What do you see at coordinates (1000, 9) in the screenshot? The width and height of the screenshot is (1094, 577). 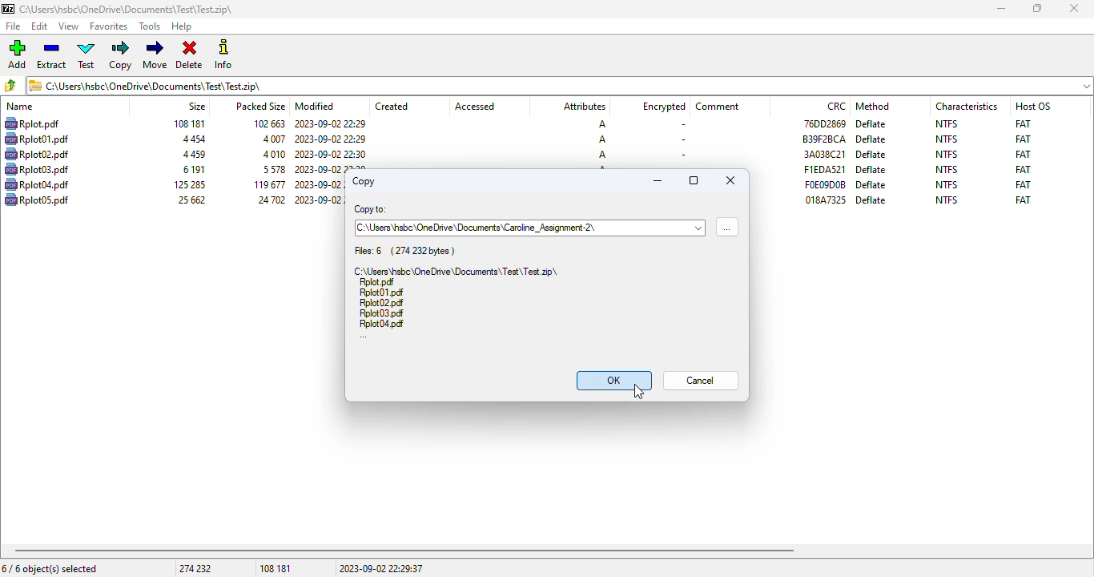 I see `minimize` at bounding box center [1000, 9].